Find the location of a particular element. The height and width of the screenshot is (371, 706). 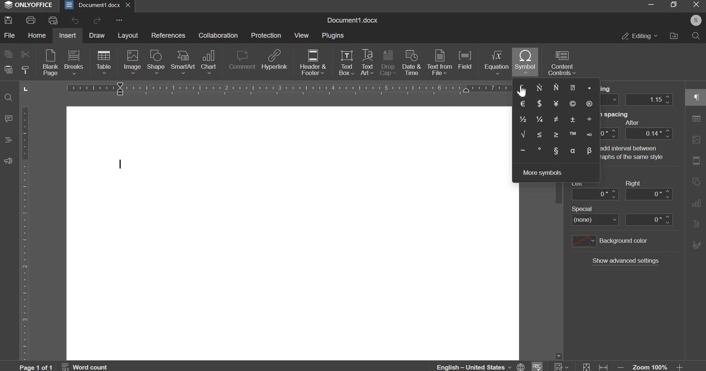

exit is located at coordinates (127, 4).